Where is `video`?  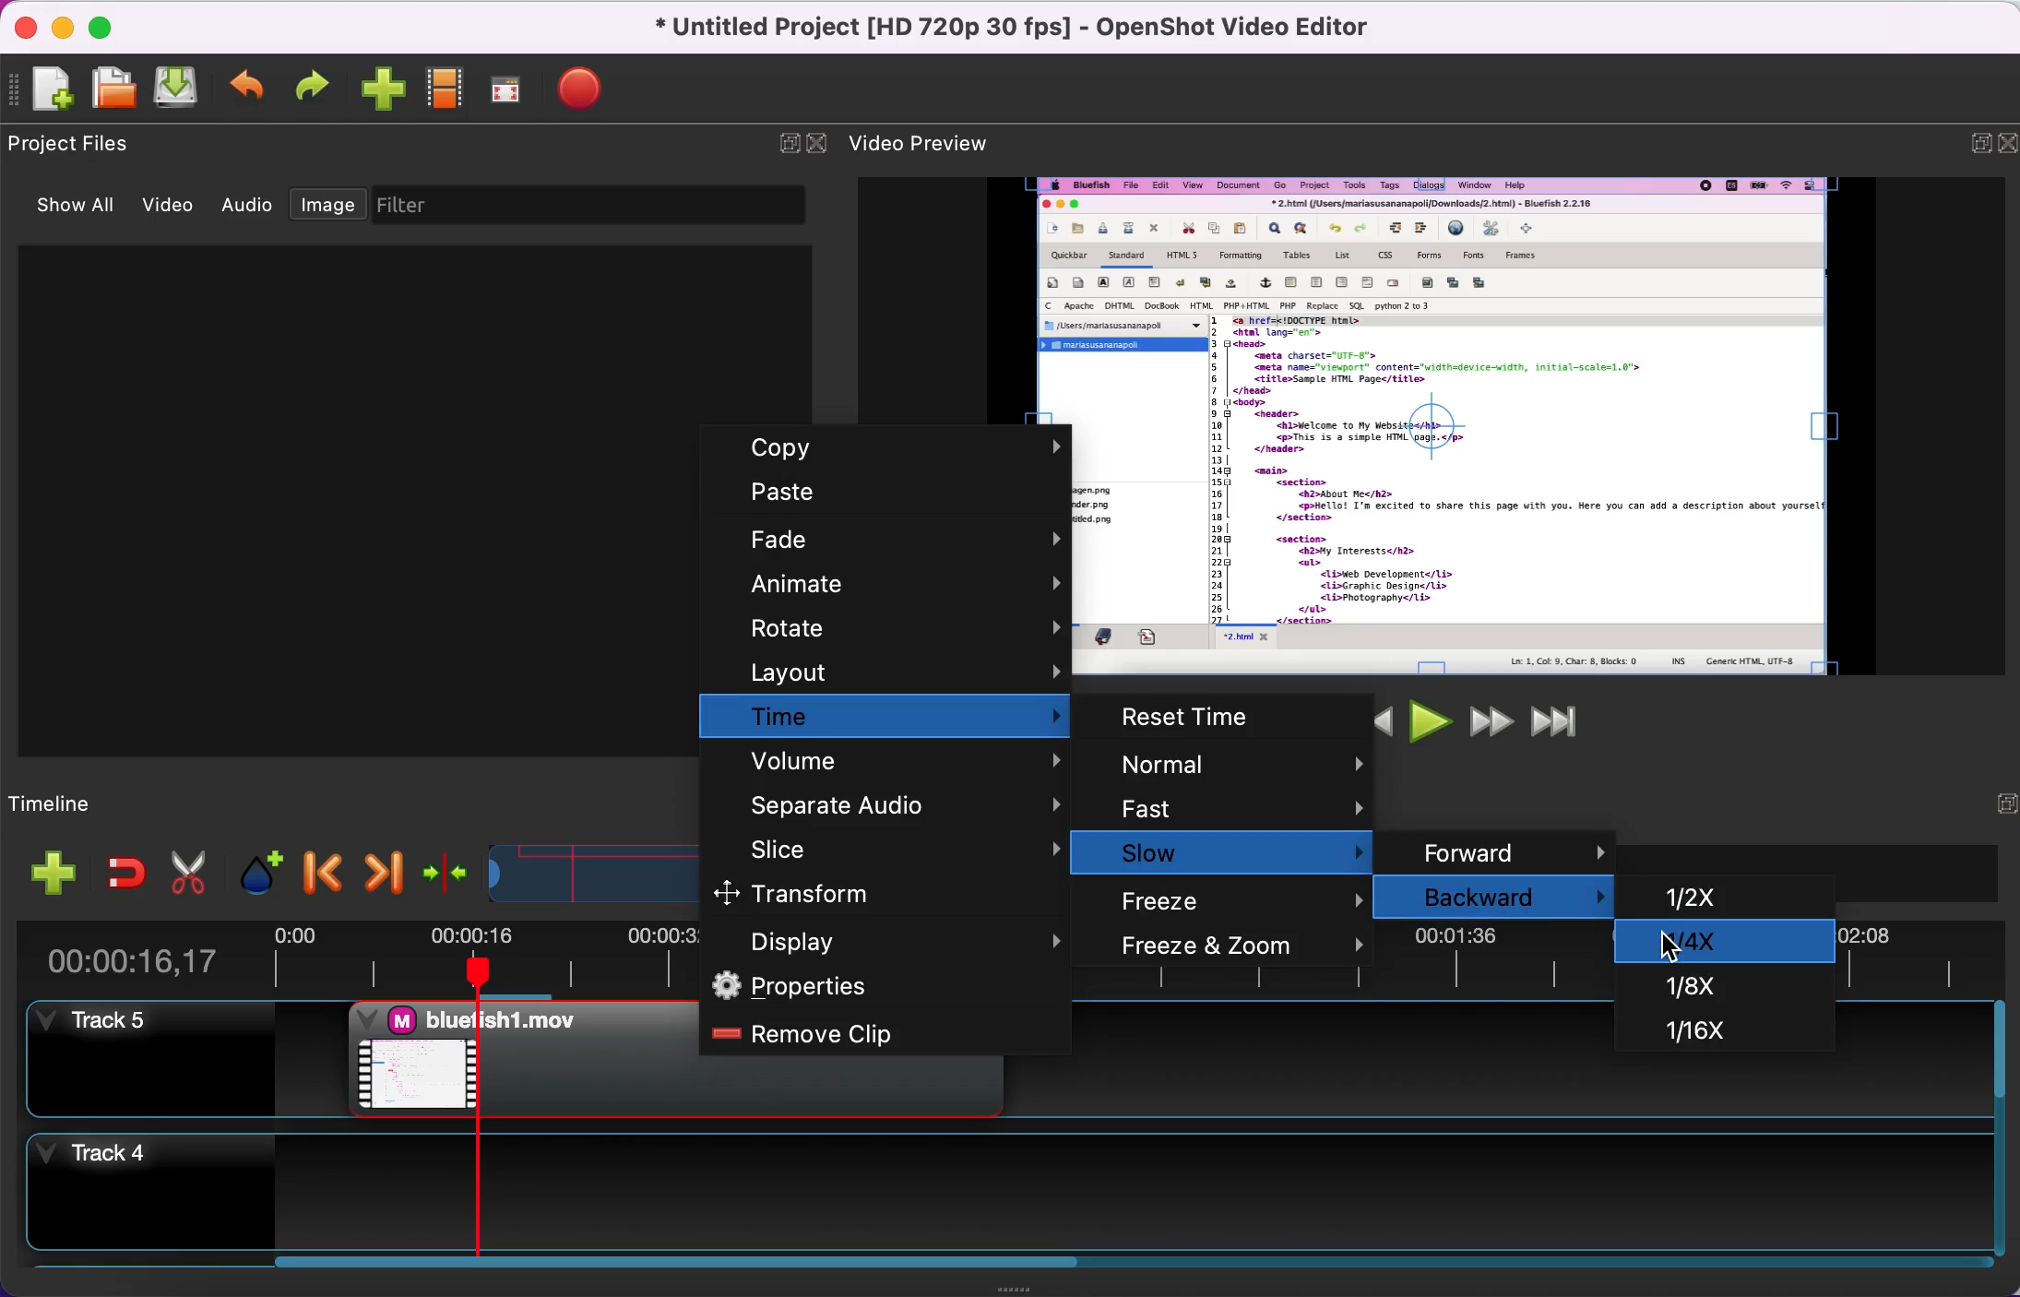 video is located at coordinates (175, 208).